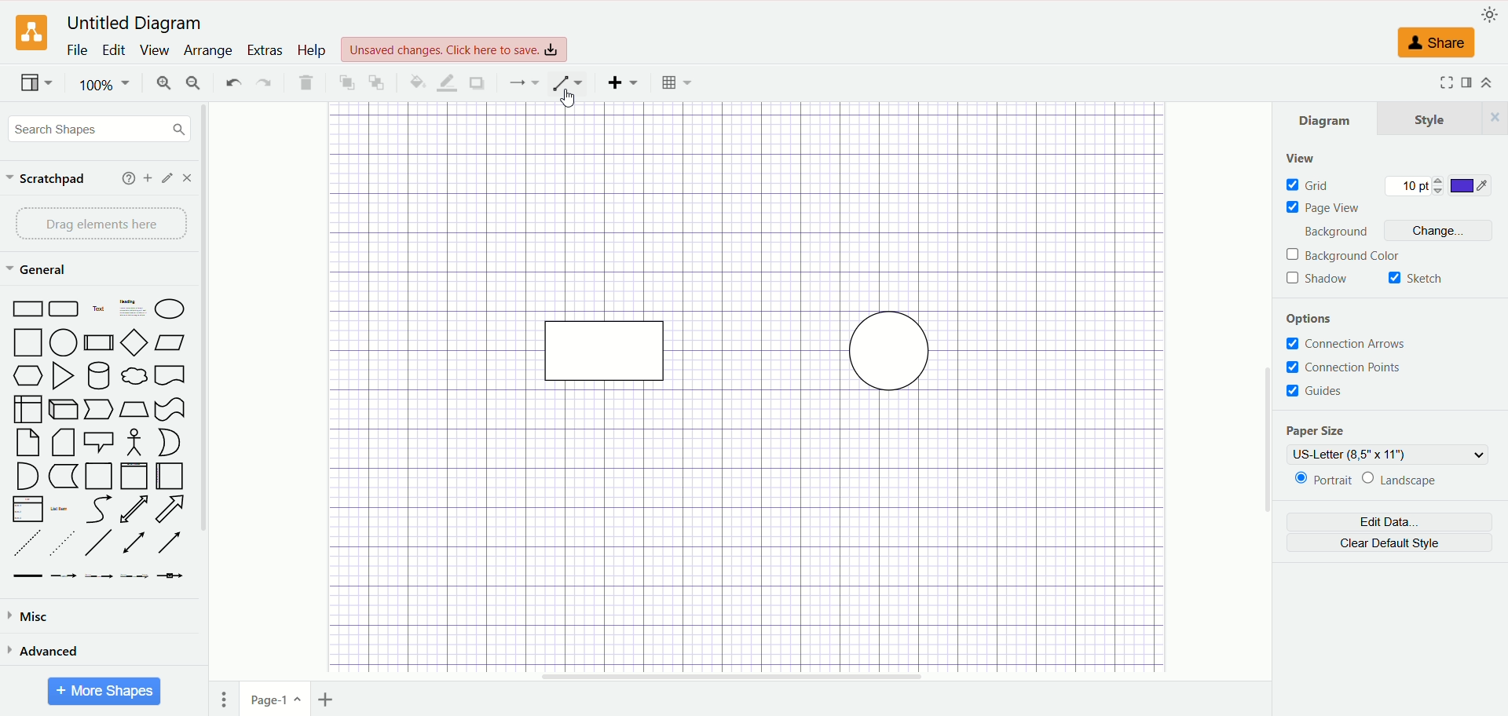 The height and width of the screenshot is (716, 1508). Describe the element at coordinates (1318, 278) in the screenshot. I see `shadow` at that location.